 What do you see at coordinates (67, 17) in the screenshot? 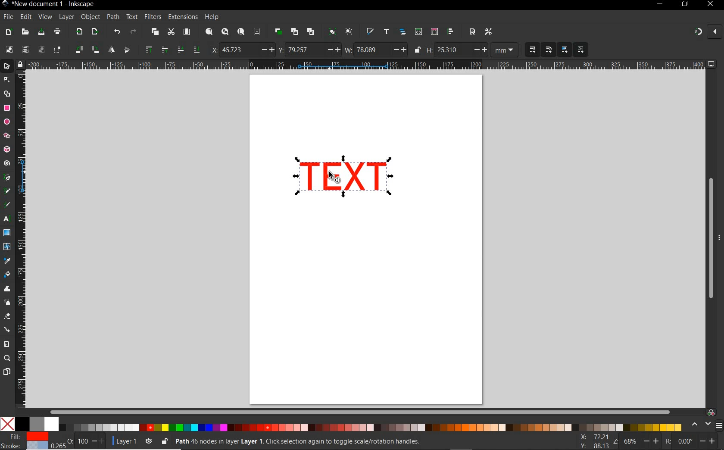
I see `LAYER` at bounding box center [67, 17].